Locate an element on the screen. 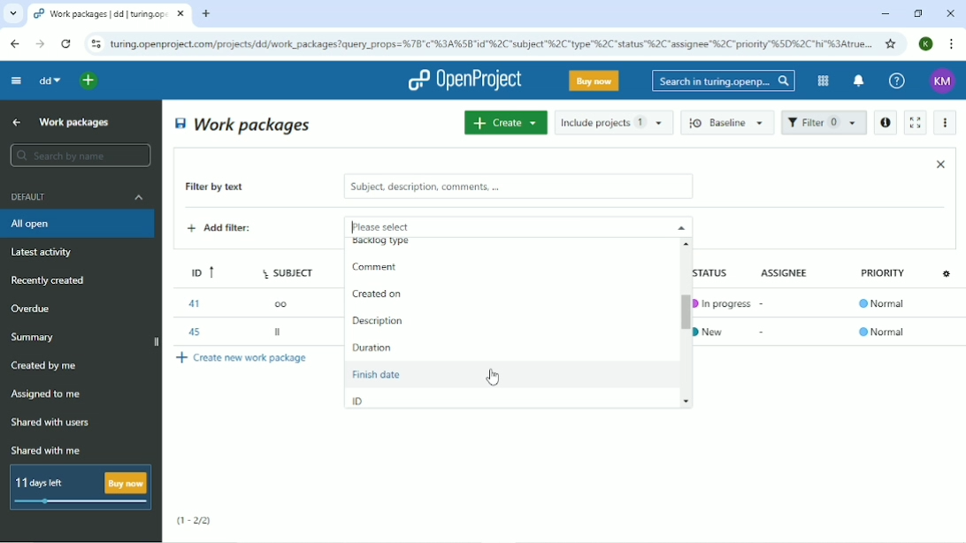 Image resolution: width=966 pixels, height=543 pixels. Default is located at coordinates (79, 196).